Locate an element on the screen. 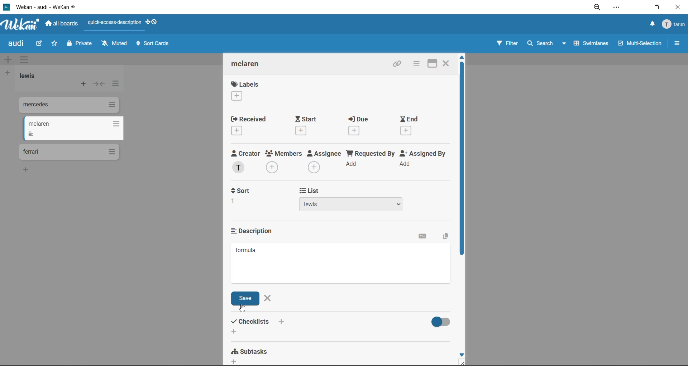  settings is located at coordinates (616, 8).